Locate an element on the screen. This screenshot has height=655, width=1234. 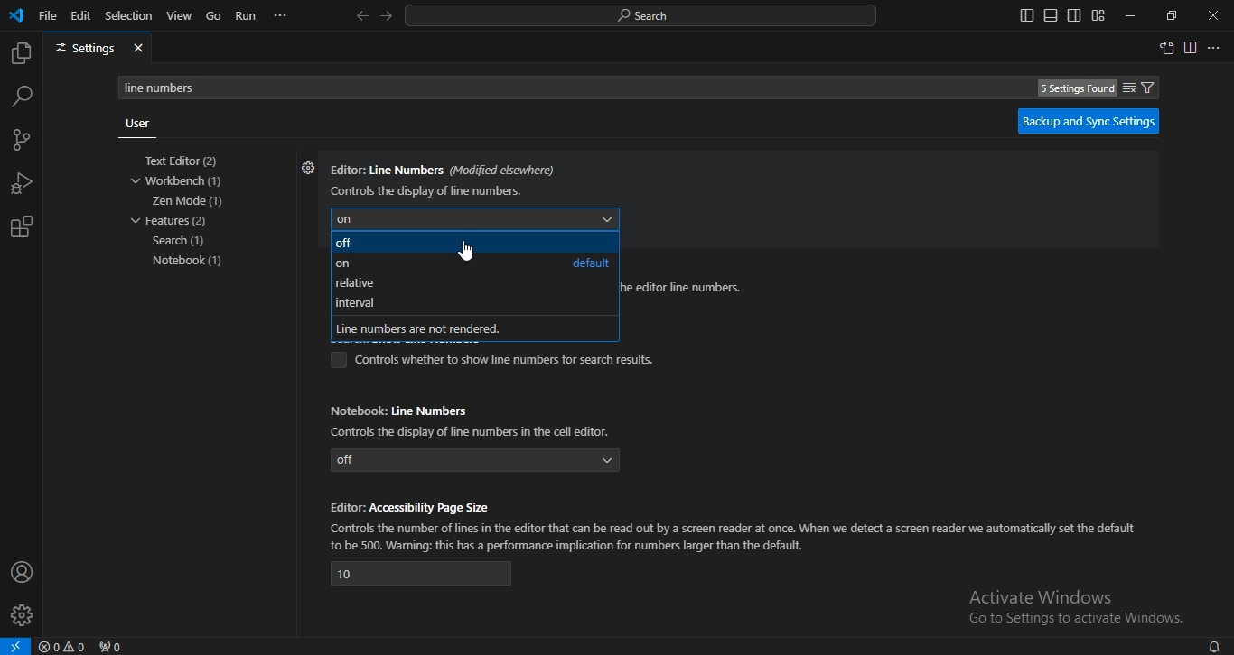
Editor: Line Numbers (Modified elsewhere)
Controls the display of line numbers. is located at coordinates (444, 178).